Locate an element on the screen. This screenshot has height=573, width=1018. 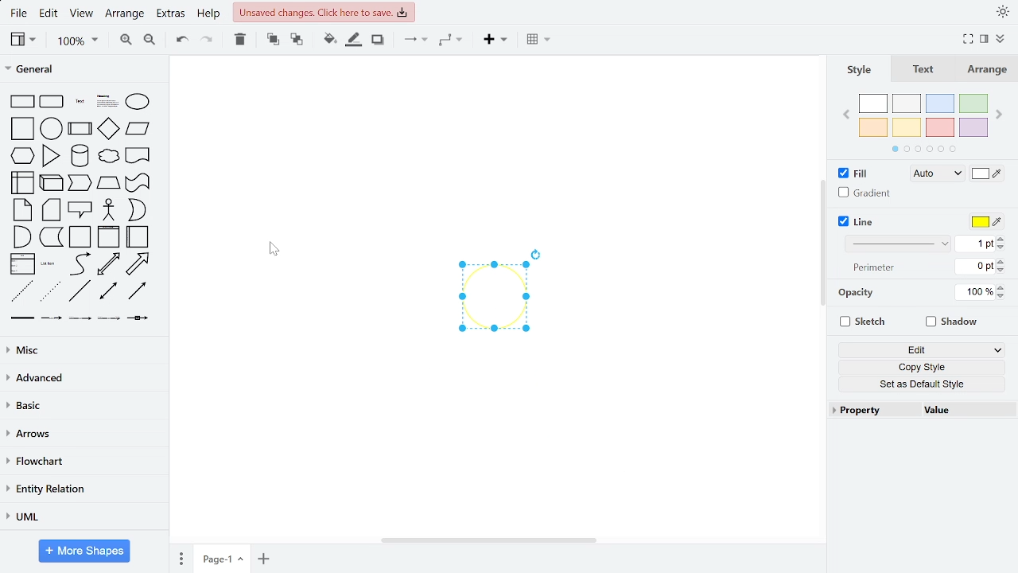
heading is located at coordinates (107, 101).